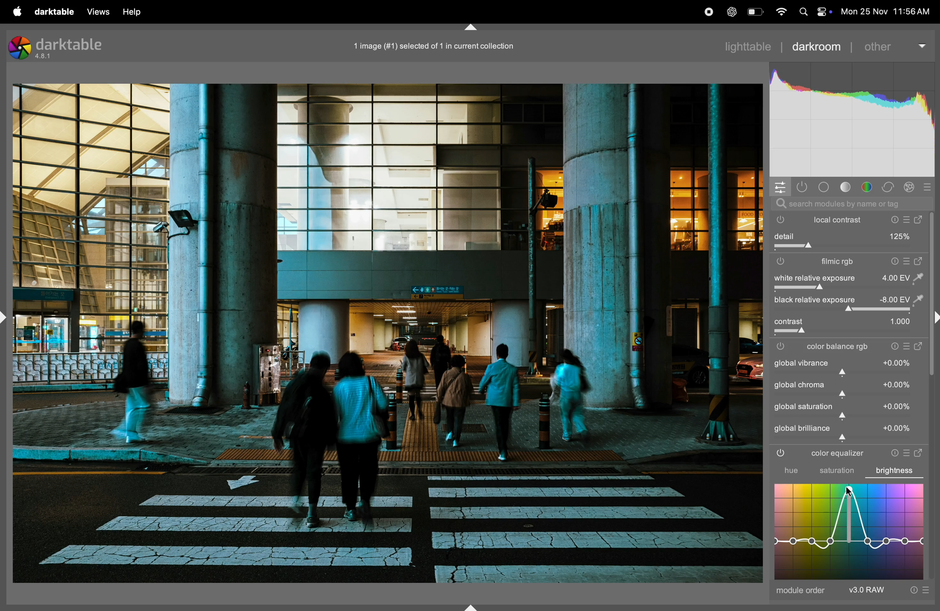  What do you see at coordinates (97, 12) in the screenshot?
I see `views` at bounding box center [97, 12].